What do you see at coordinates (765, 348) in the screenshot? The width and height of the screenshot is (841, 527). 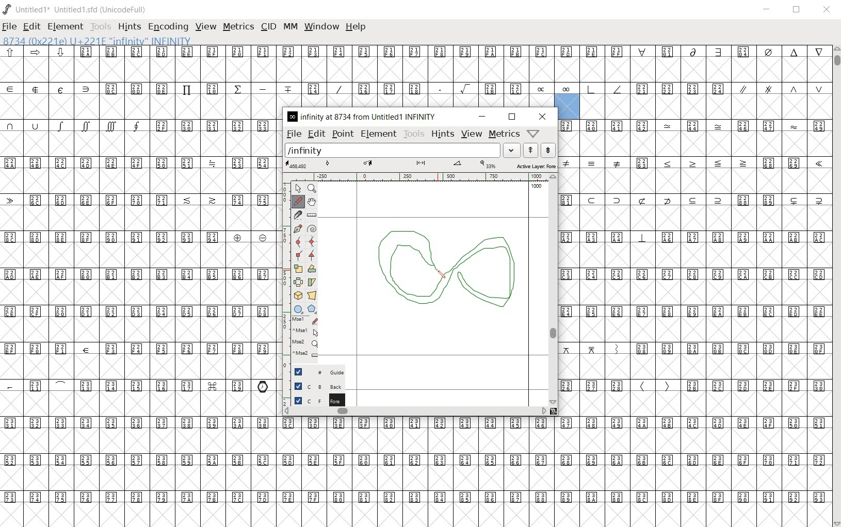 I see `Unicode code points` at bounding box center [765, 348].